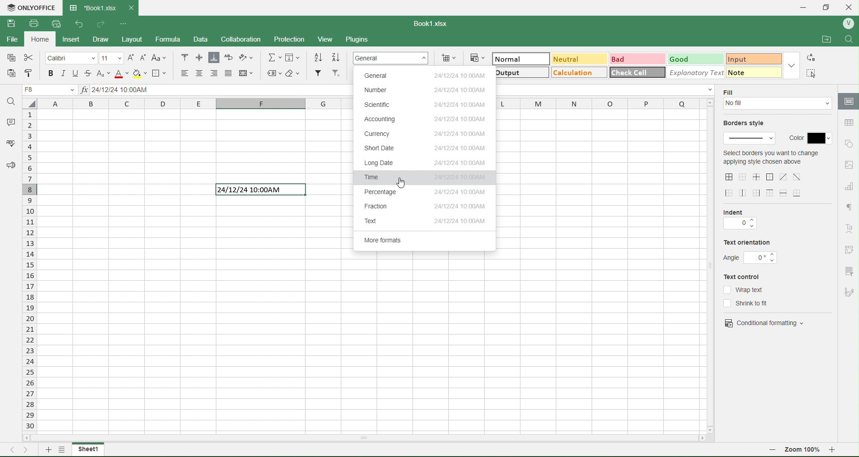 Image resolution: width=859 pixels, height=457 pixels. Describe the element at coordinates (849, 187) in the screenshot. I see `charts` at that location.